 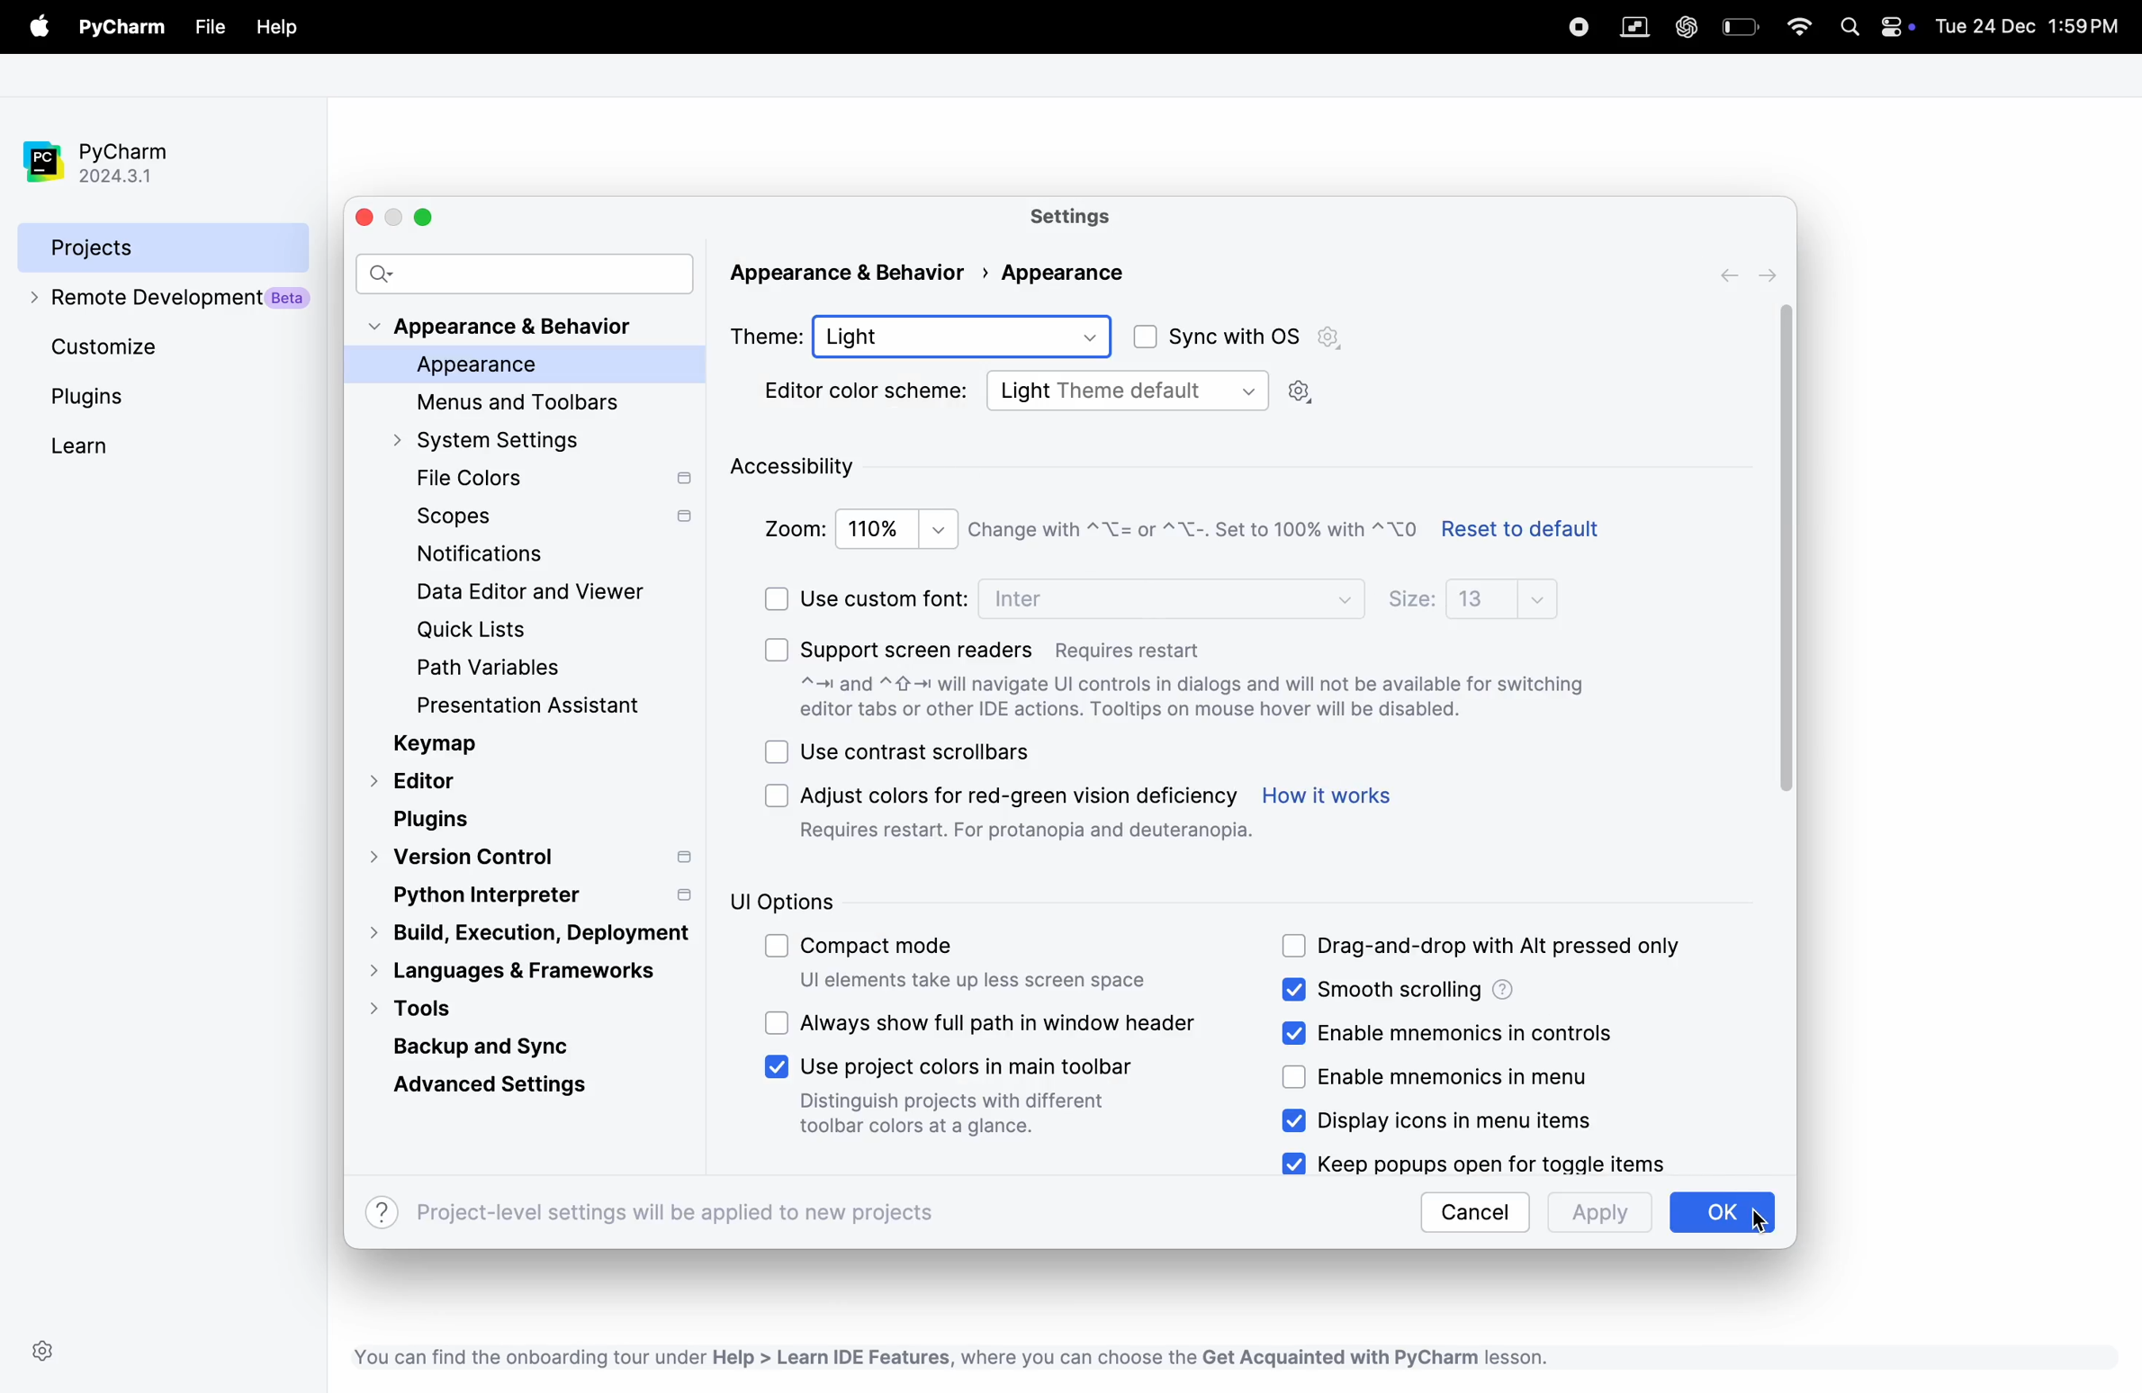 I want to click on check boxes, so click(x=776, y=649).